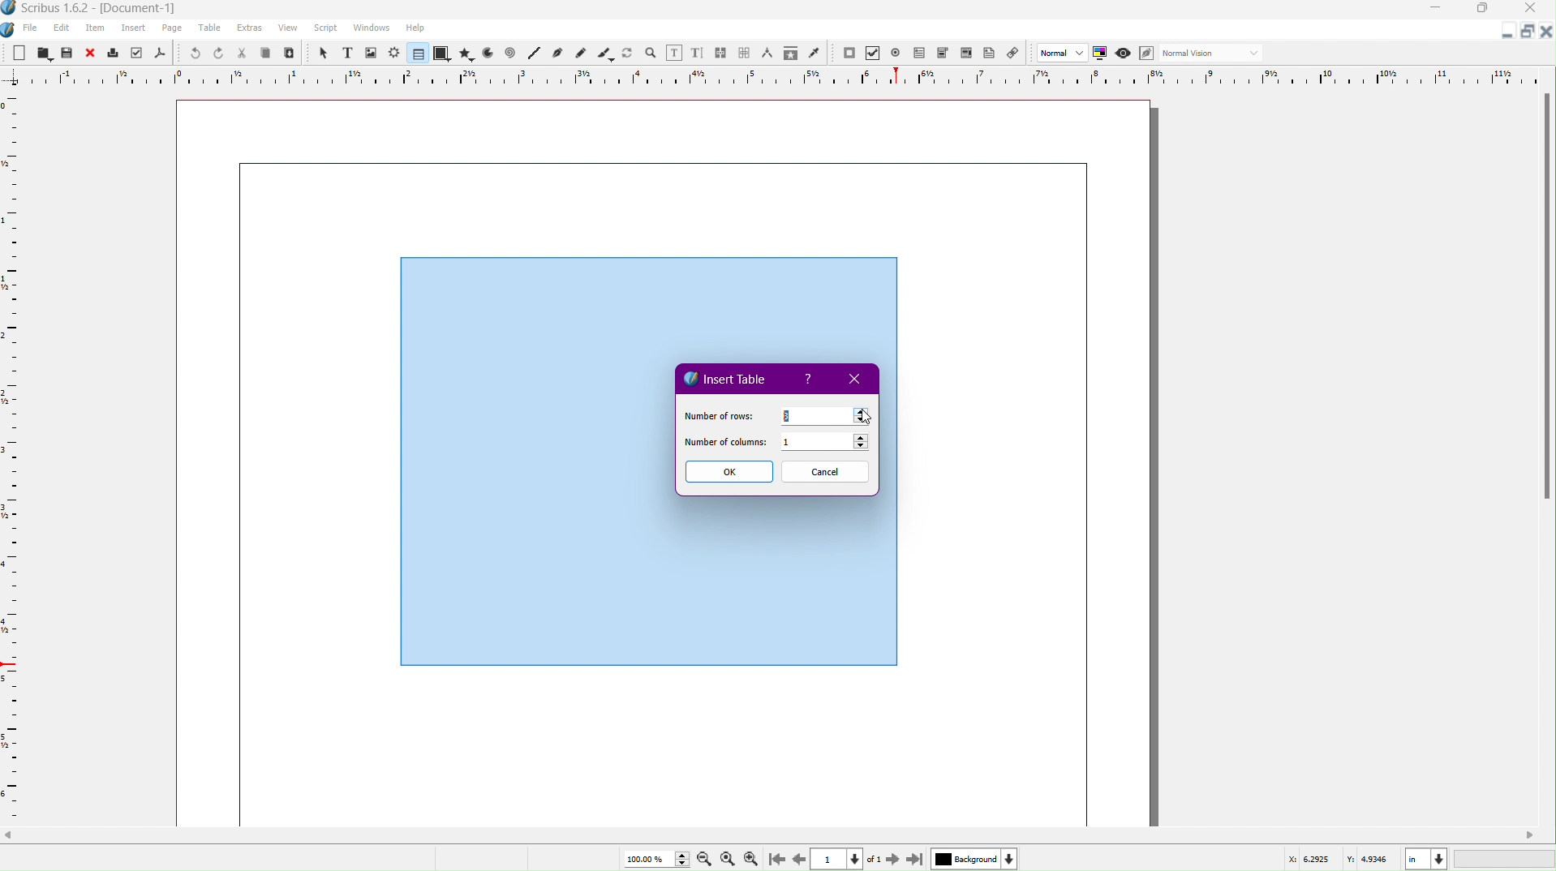 The height and width of the screenshot is (871, 1556). Describe the element at coordinates (511, 54) in the screenshot. I see `Spiral` at that location.